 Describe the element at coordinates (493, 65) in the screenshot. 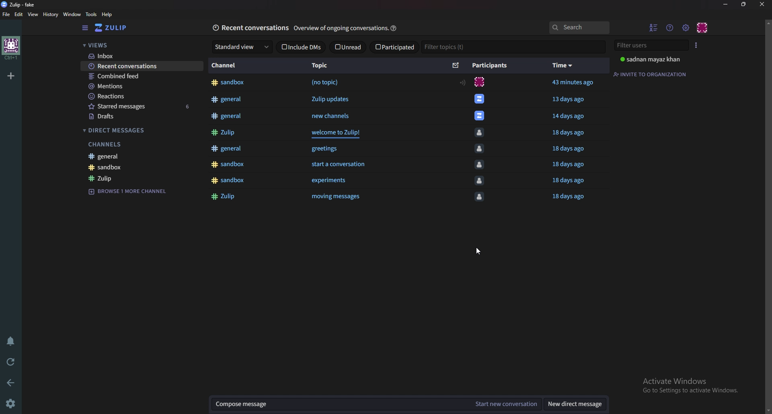

I see `Participants` at that location.